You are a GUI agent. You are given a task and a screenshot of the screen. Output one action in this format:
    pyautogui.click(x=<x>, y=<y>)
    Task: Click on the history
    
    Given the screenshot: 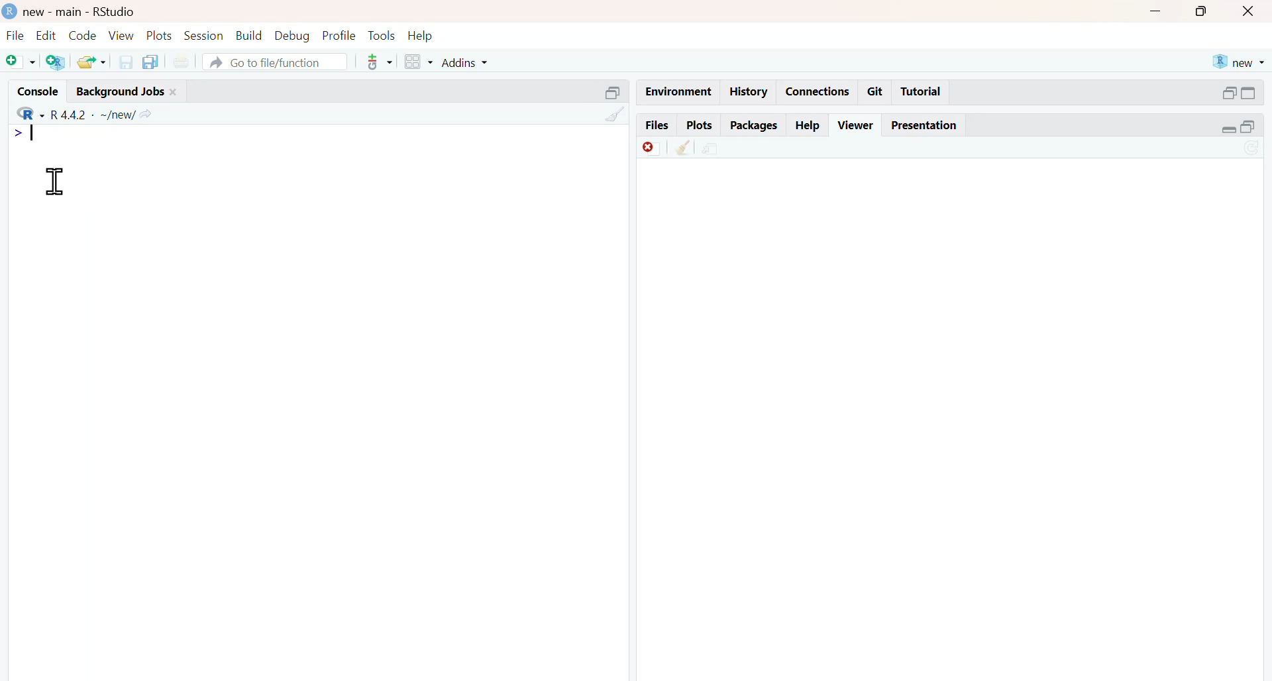 What is the action you would take?
    pyautogui.click(x=749, y=92)
    